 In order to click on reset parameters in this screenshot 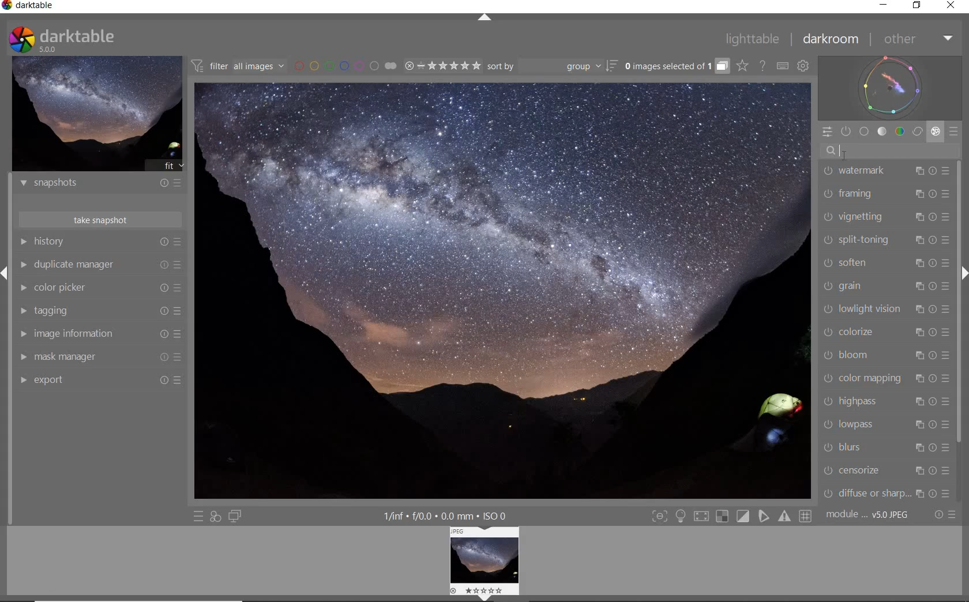, I will do `click(934, 217)`.